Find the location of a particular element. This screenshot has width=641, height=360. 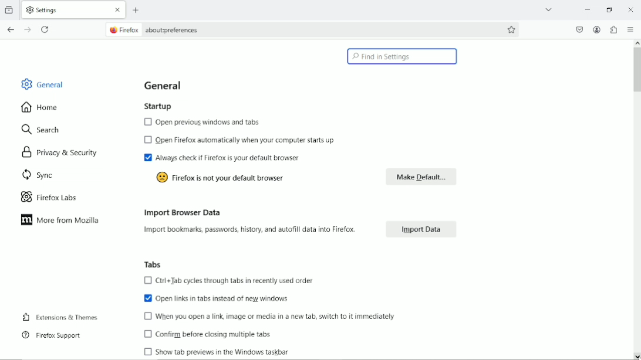

Go back is located at coordinates (11, 29).